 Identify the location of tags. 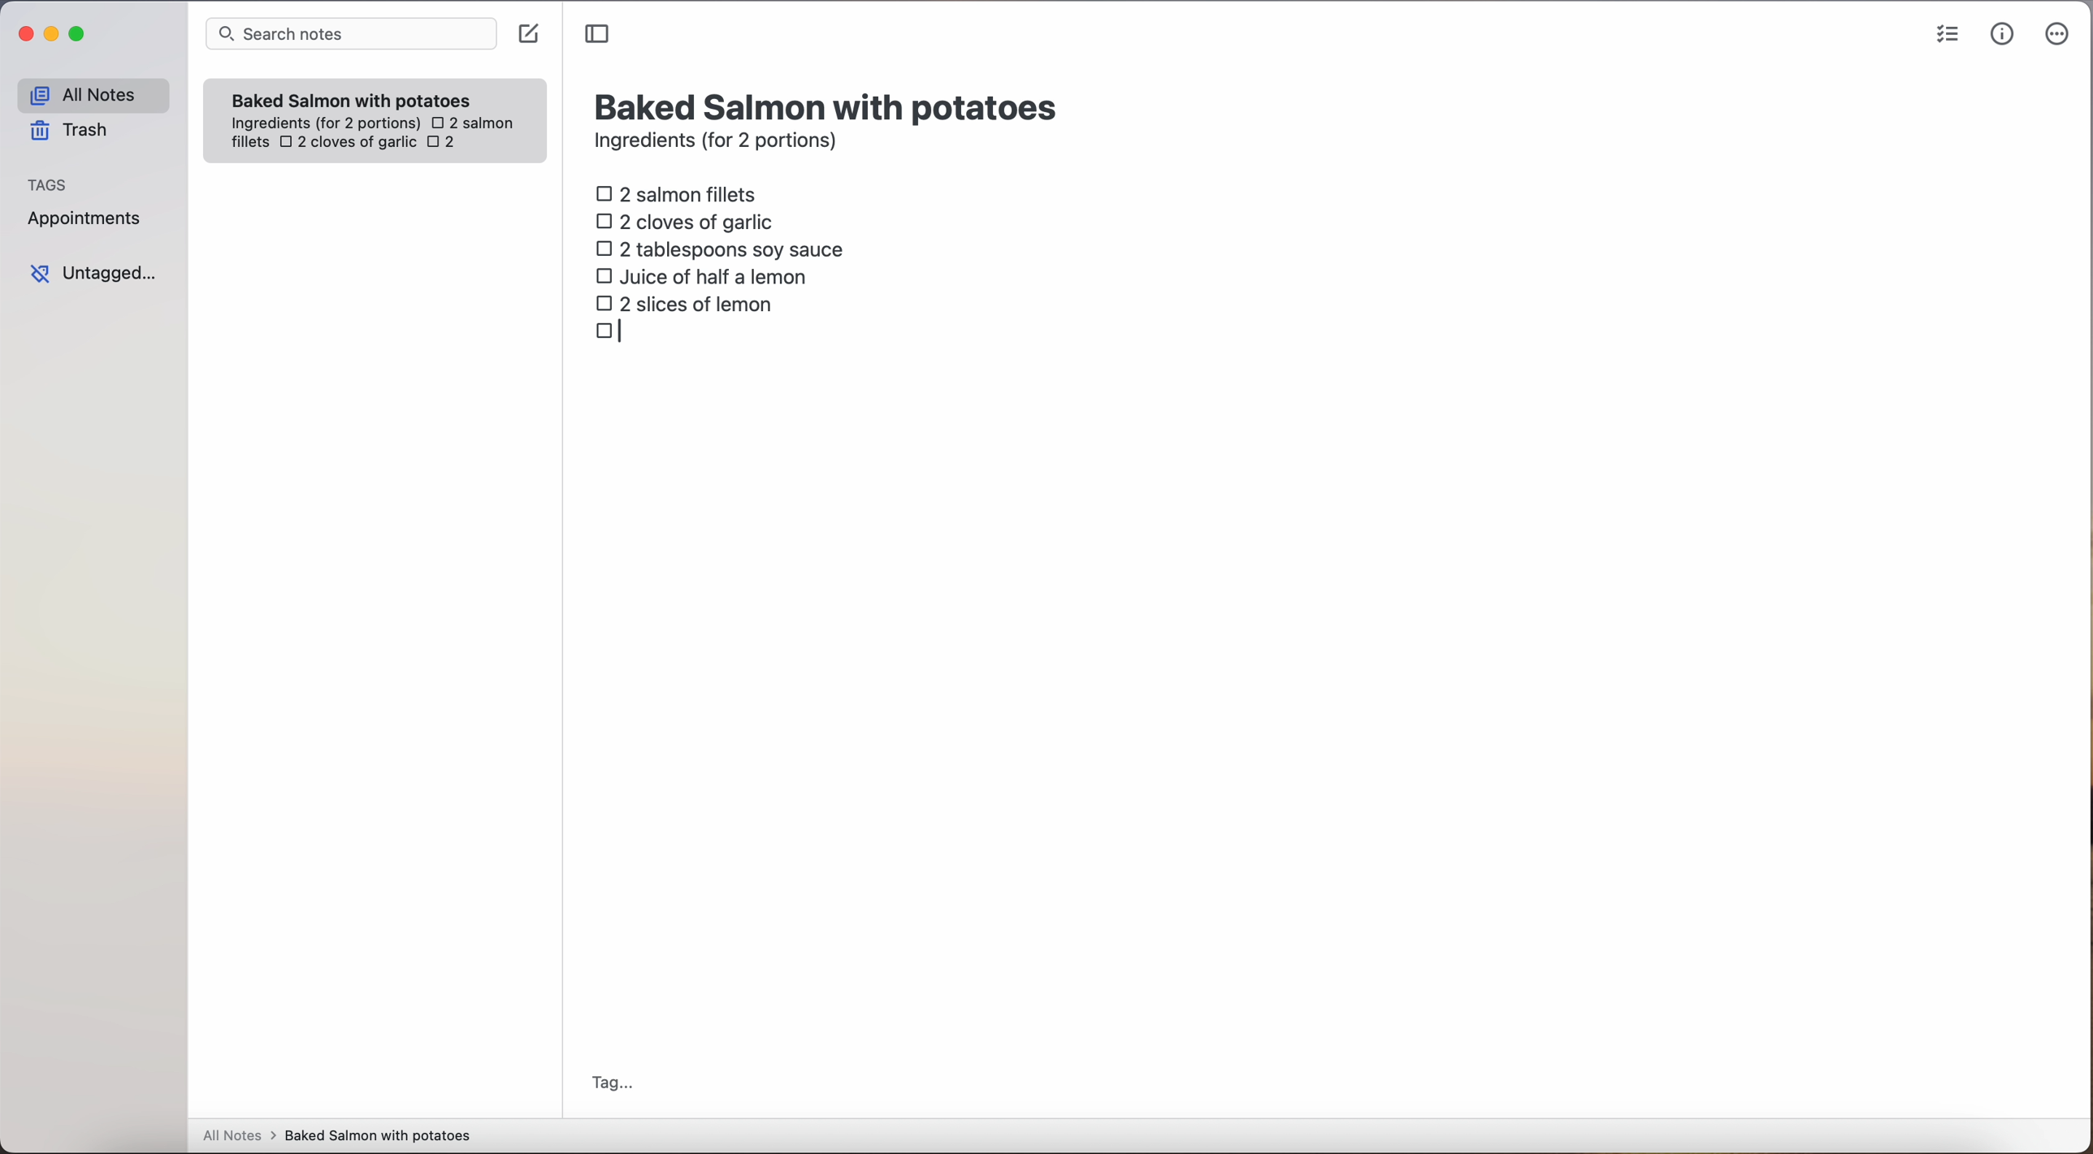
(48, 183).